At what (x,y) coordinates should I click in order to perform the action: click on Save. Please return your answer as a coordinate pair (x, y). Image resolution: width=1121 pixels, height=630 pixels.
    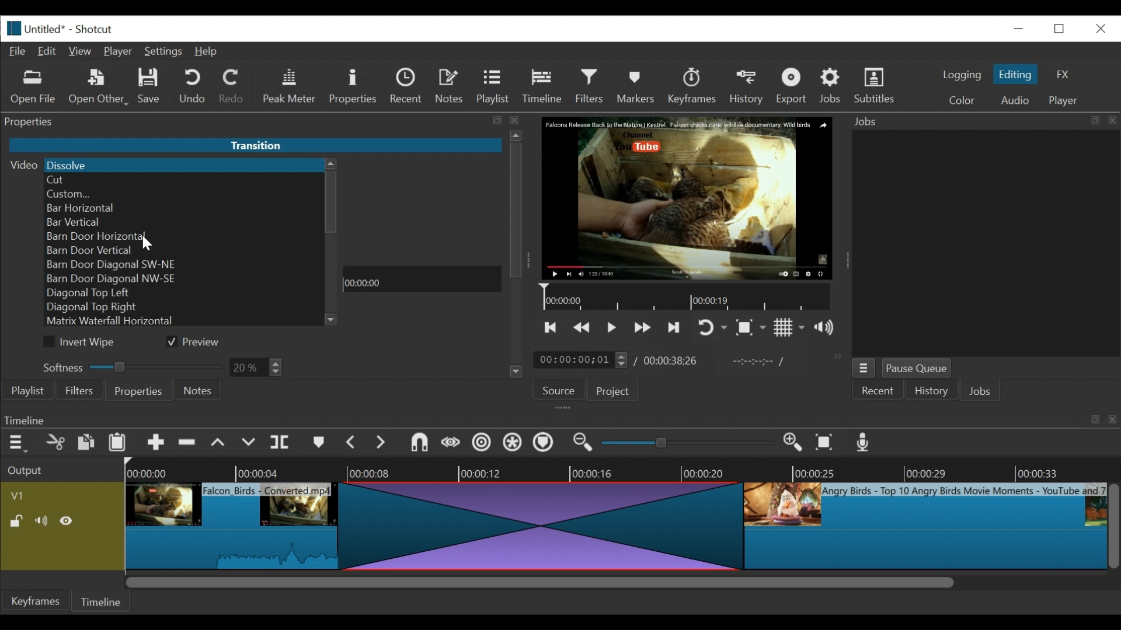
    Looking at the image, I should click on (149, 87).